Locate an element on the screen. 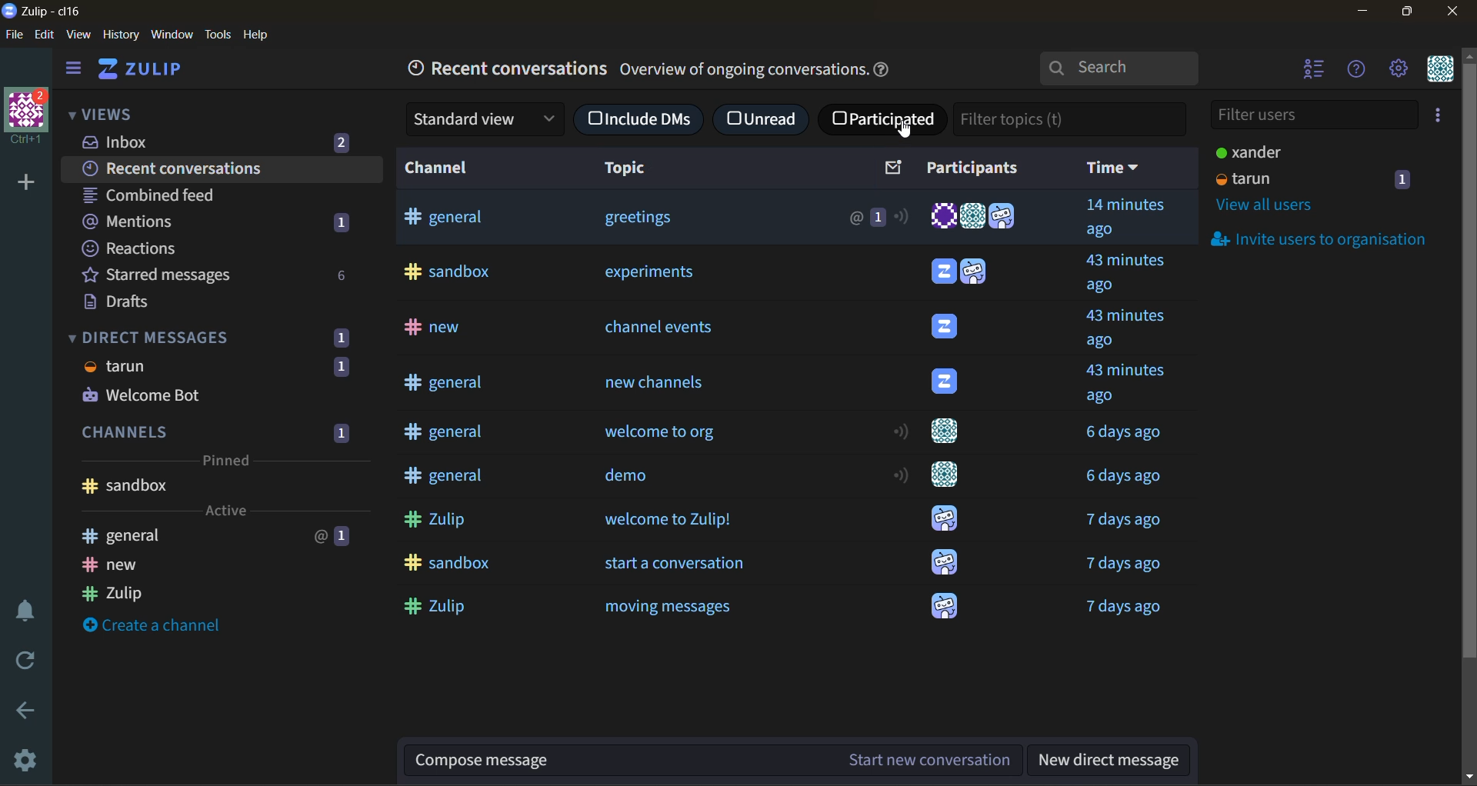  new direct message is located at coordinates (1111, 758).